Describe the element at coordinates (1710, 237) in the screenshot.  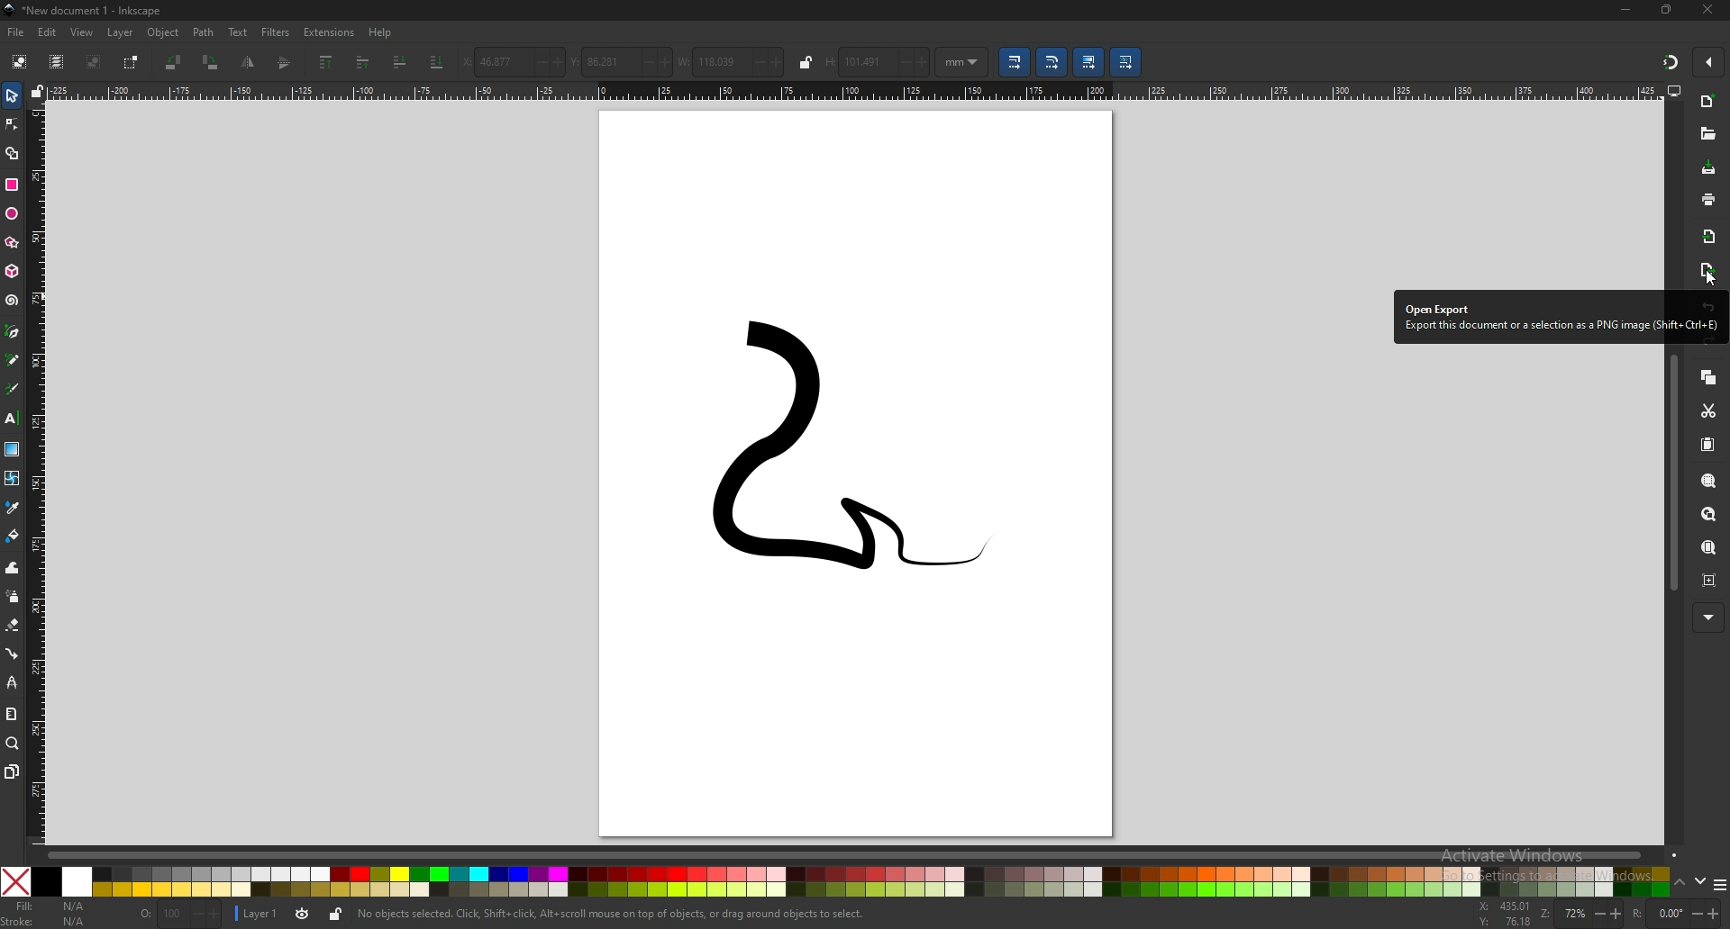
I see `import` at that location.